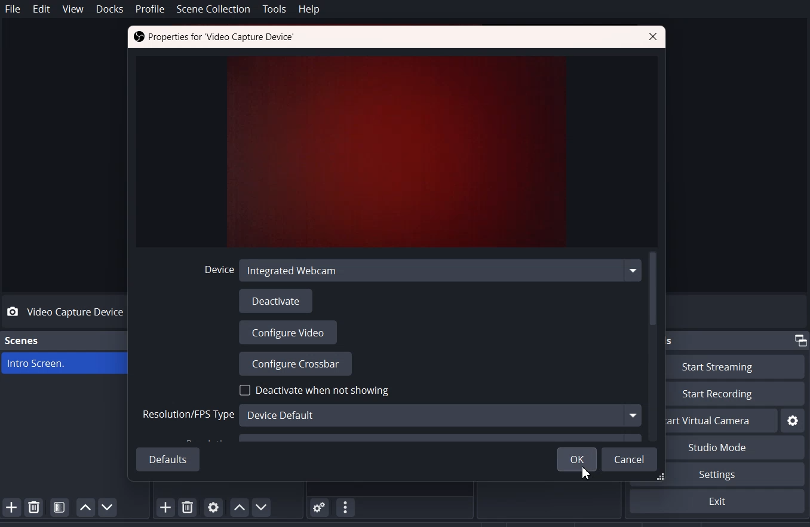 Image resolution: width=810 pixels, height=527 pixels. I want to click on Remove Selected Source, so click(188, 507).